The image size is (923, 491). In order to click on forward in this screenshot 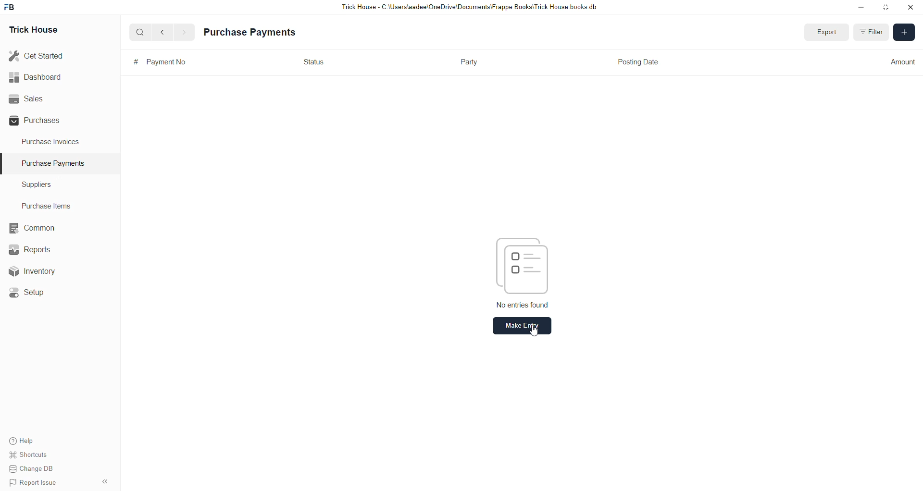, I will do `click(184, 32)`.